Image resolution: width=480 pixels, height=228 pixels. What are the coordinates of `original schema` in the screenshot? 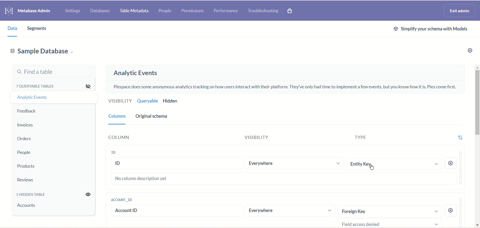 It's located at (152, 117).